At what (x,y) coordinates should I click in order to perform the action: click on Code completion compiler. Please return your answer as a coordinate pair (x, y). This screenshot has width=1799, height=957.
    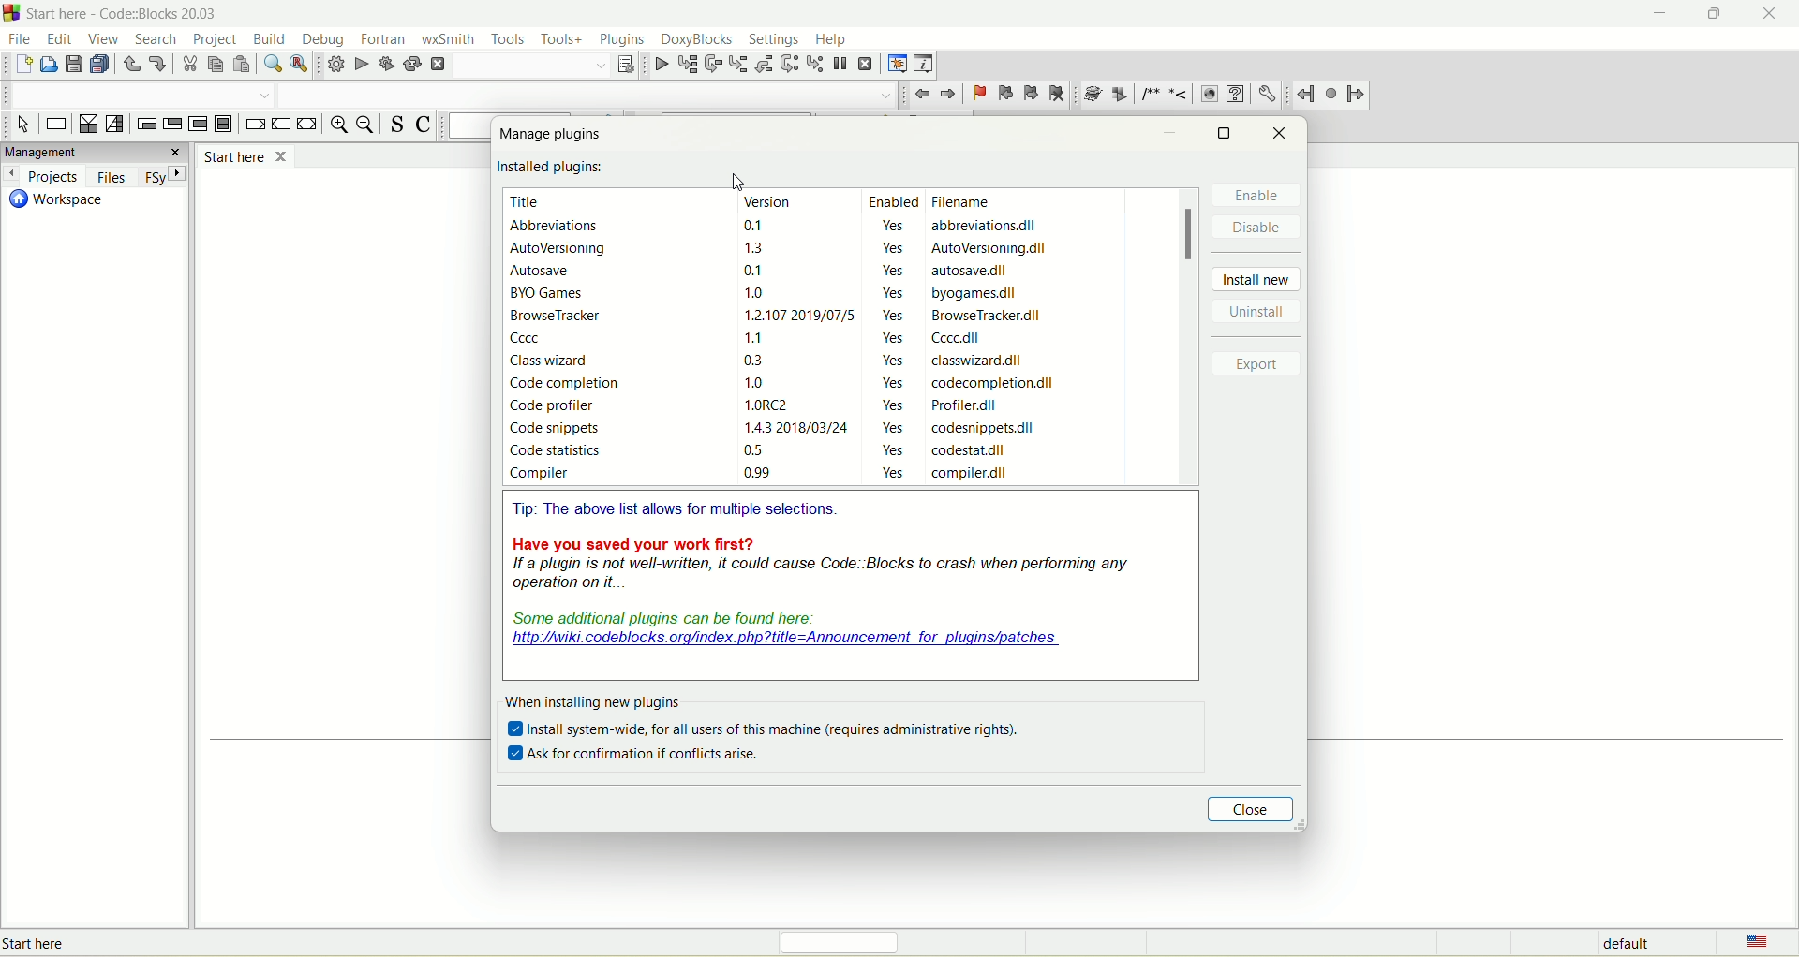
    Looking at the image, I should click on (587, 94).